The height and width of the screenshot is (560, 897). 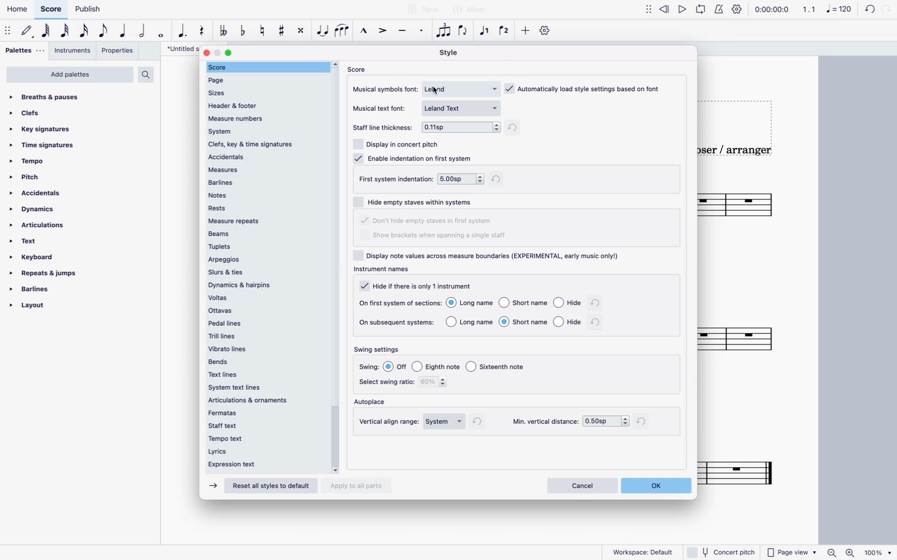 What do you see at coordinates (385, 125) in the screenshot?
I see `staff line thickness` at bounding box center [385, 125].